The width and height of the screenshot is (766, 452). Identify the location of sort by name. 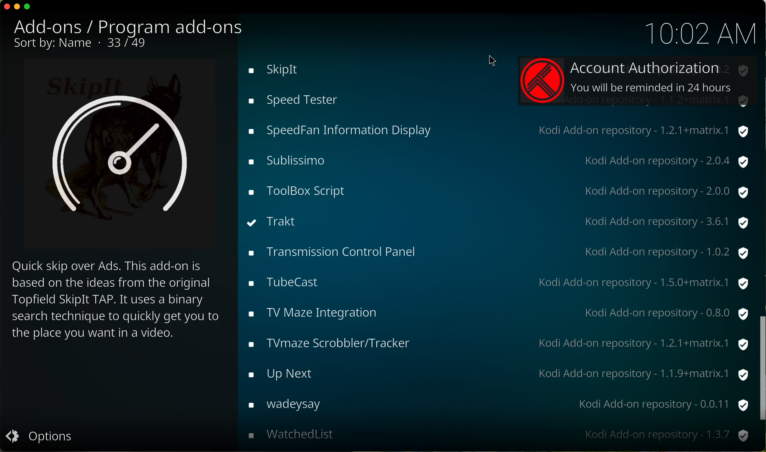
(56, 45).